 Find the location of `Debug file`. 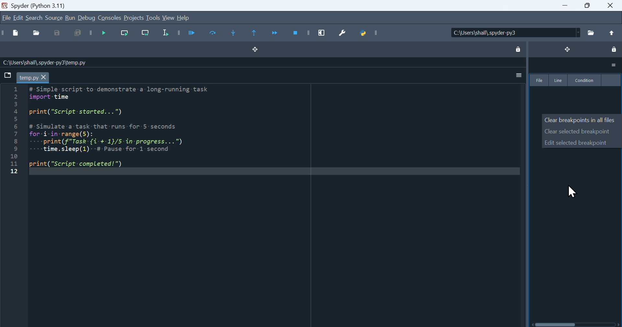

Debug file is located at coordinates (104, 32).